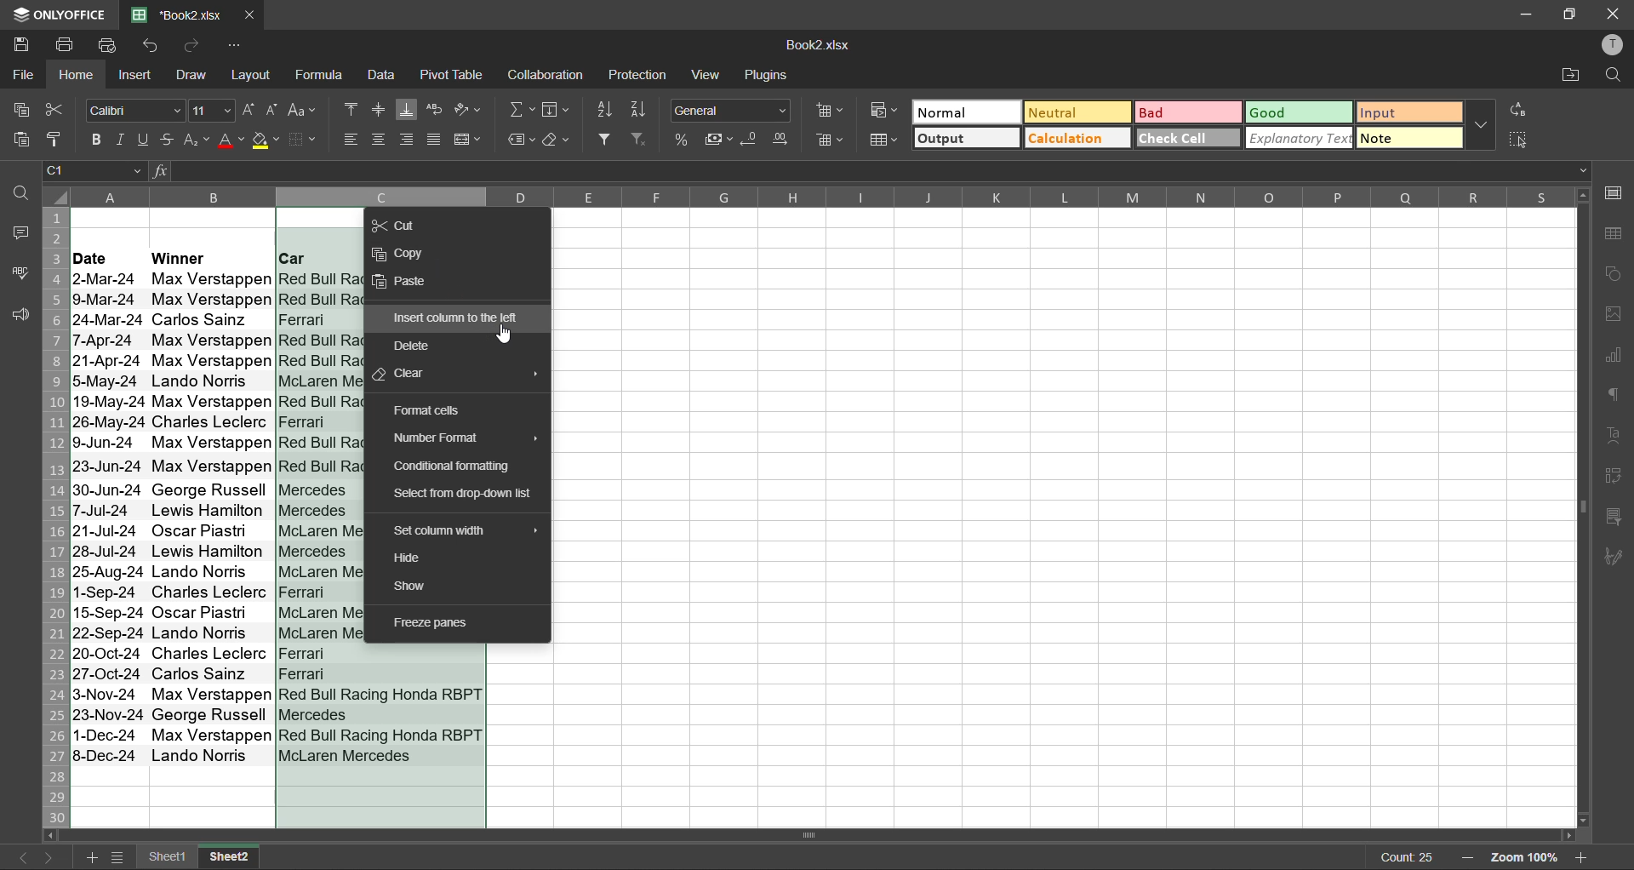 The image size is (1634, 870). I want to click on protection, so click(643, 75).